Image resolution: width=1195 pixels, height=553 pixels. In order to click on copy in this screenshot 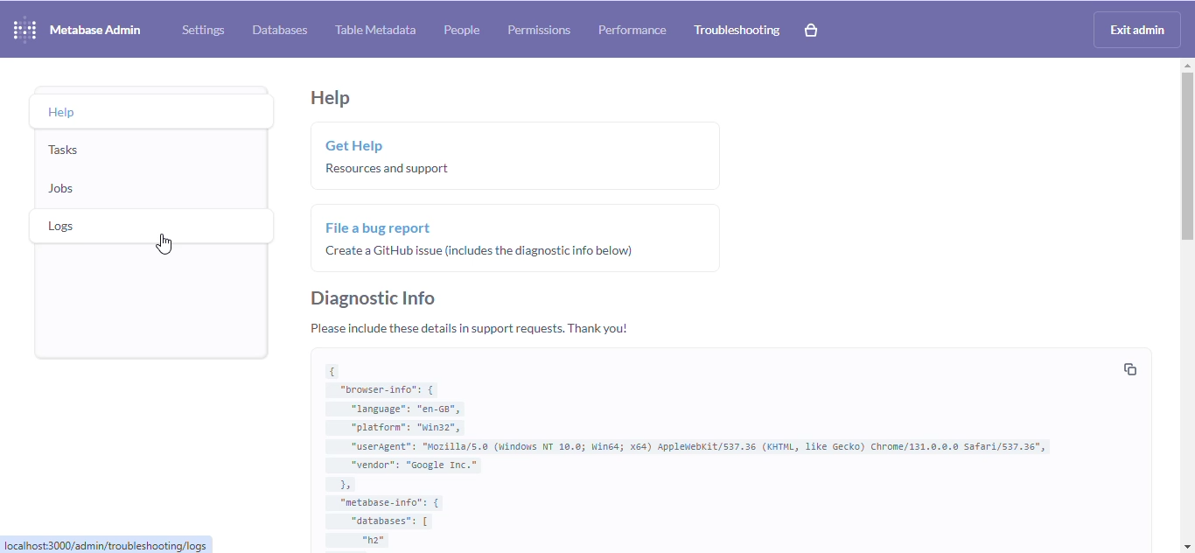, I will do `click(1131, 369)`.